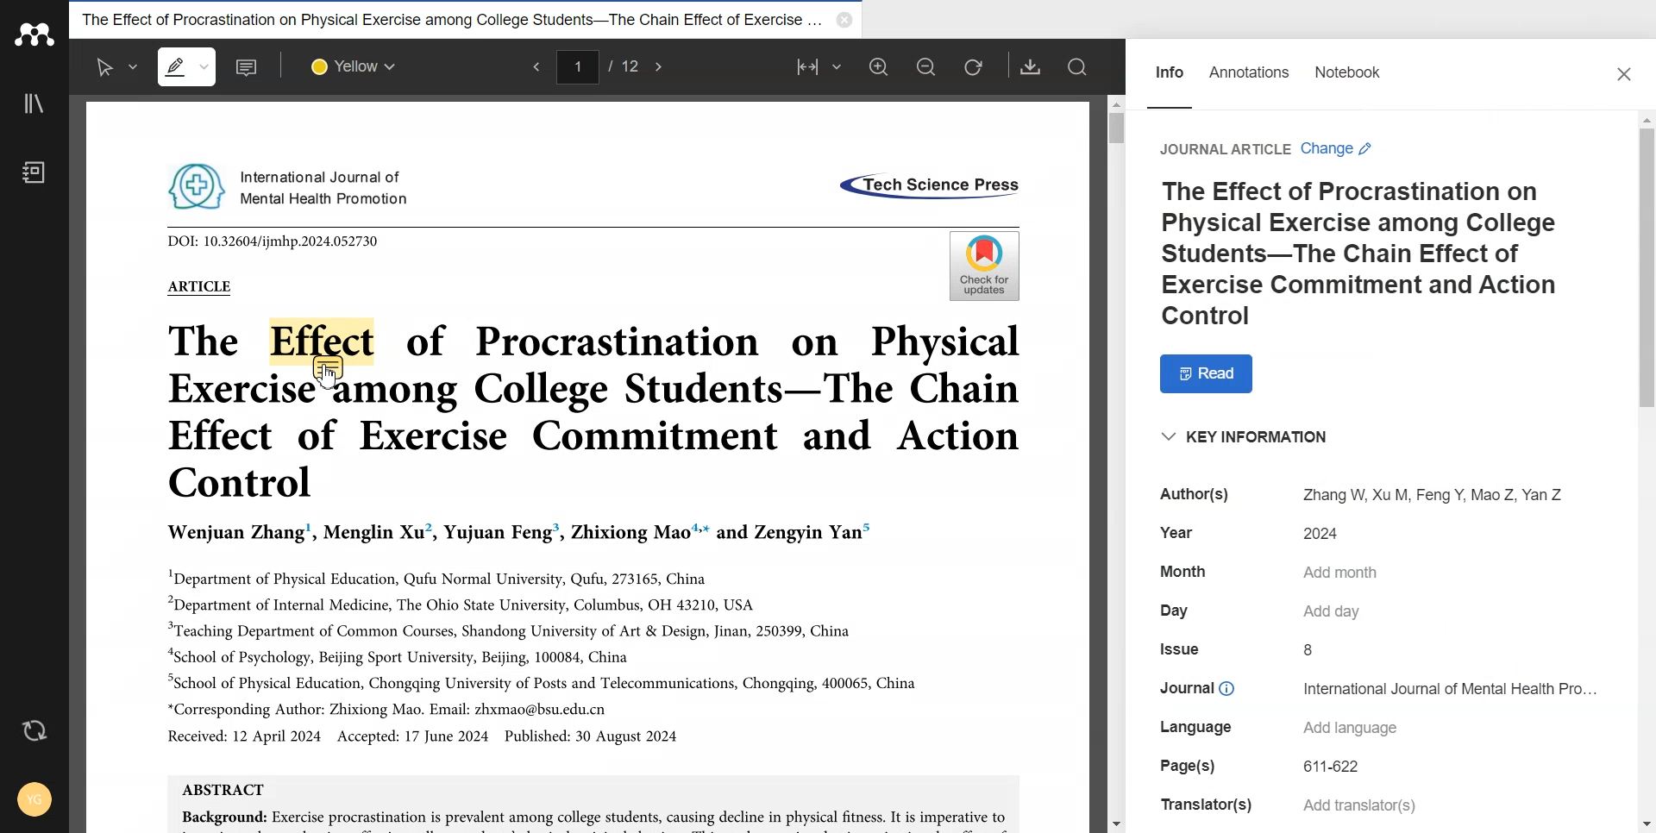 The height and width of the screenshot is (833, 1656). Describe the element at coordinates (533, 66) in the screenshot. I see `Previous` at that location.